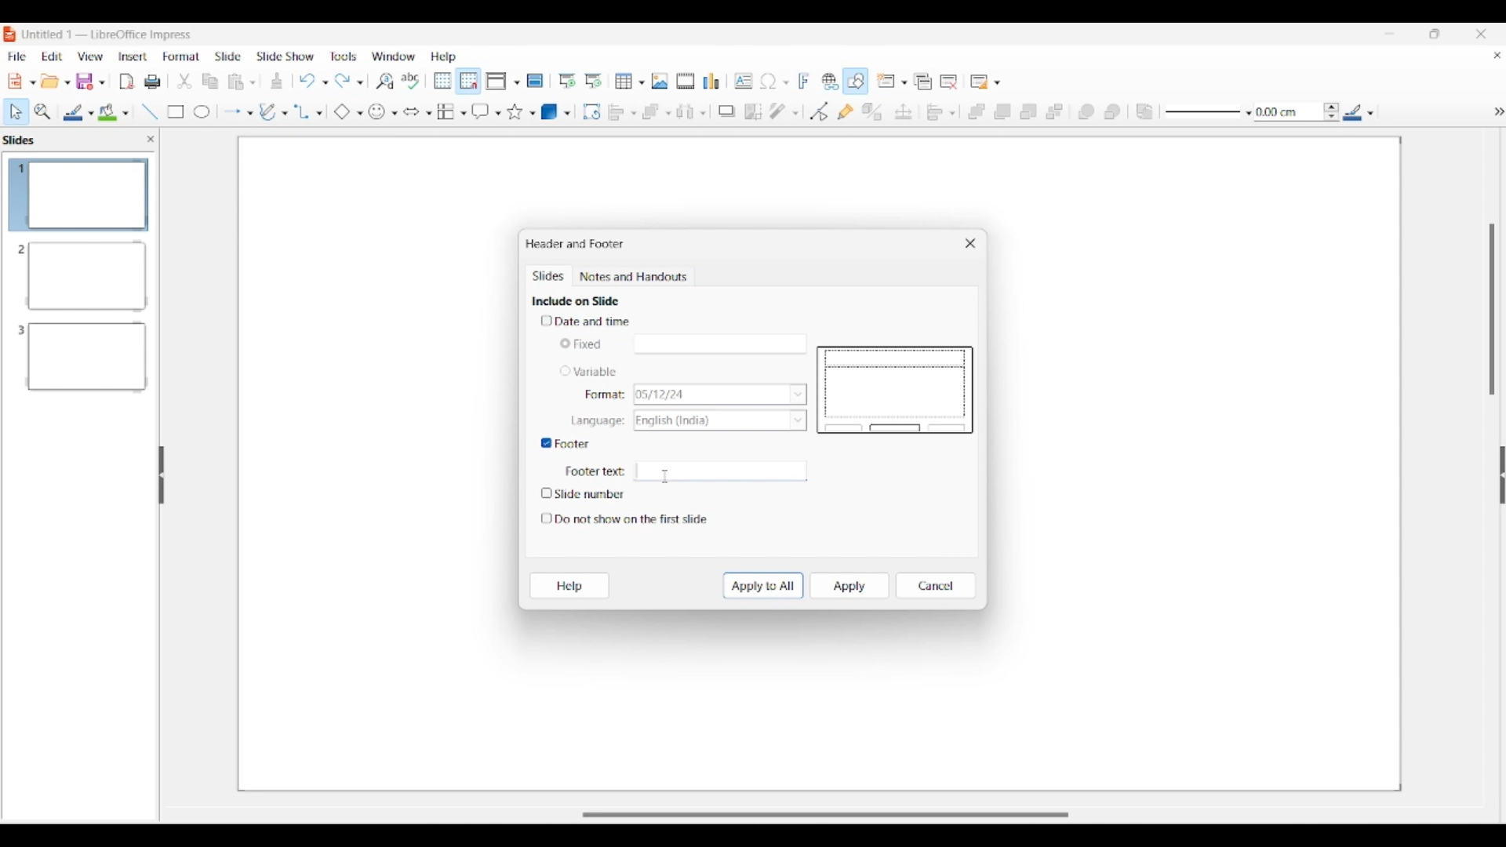 The width and height of the screenshot is (1506, 847). What do you see at coordinates (285, 56) in the screenshot?
I see `Slide show menu` at bounding box center [285, 56].